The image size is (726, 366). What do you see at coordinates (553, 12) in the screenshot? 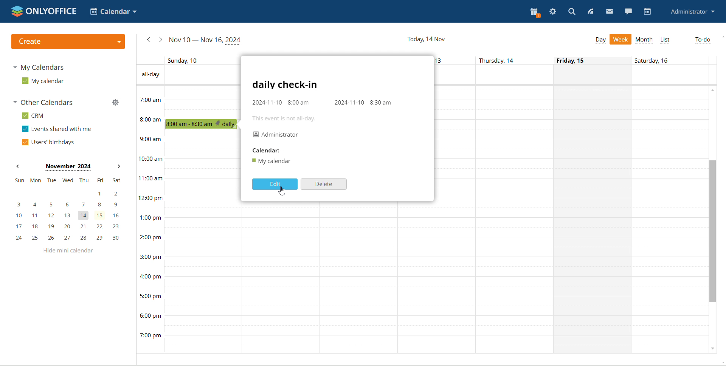
I see `settings` at bounding box center [553, 12].